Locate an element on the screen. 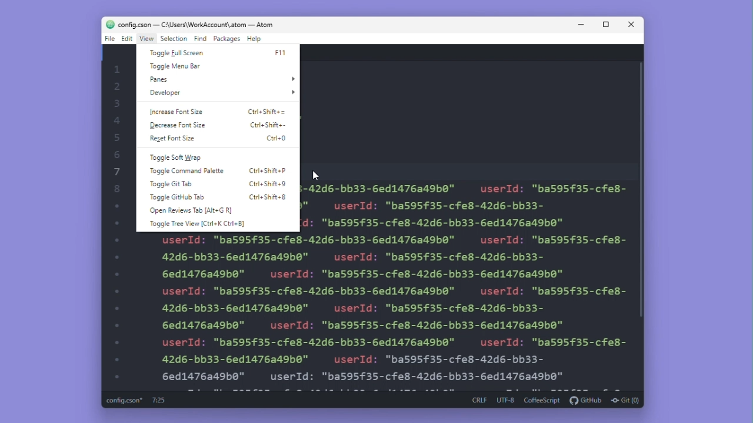 The height and width of the screenshot is (423, 753). toggle full screen is located at coordinates (180, 52).